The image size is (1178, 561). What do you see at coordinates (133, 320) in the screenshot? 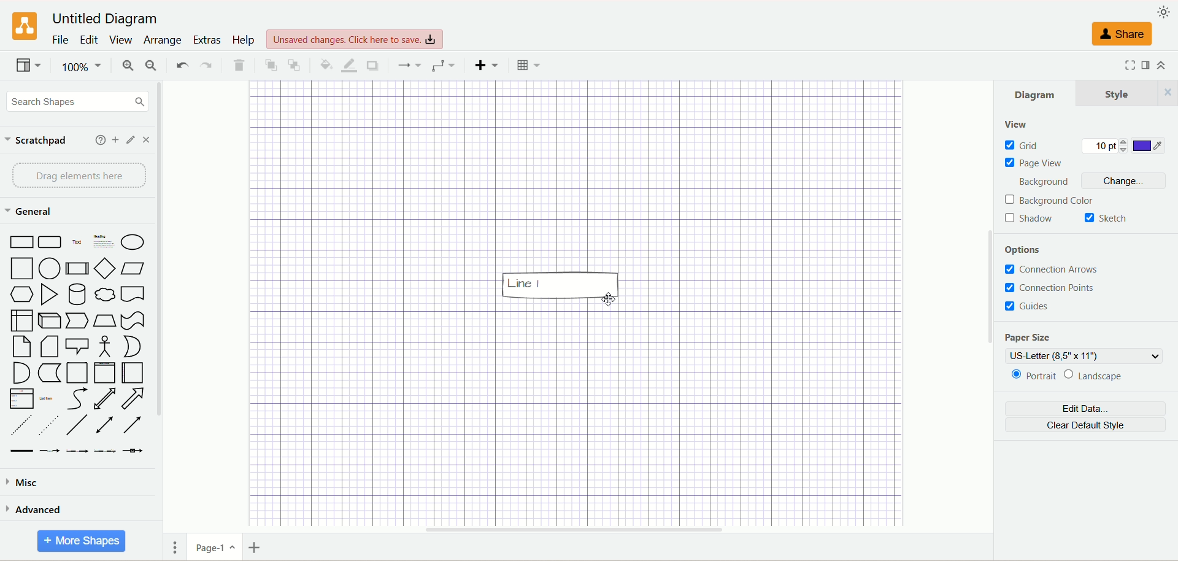
I see `Tape` at bounding box center [133, 320].